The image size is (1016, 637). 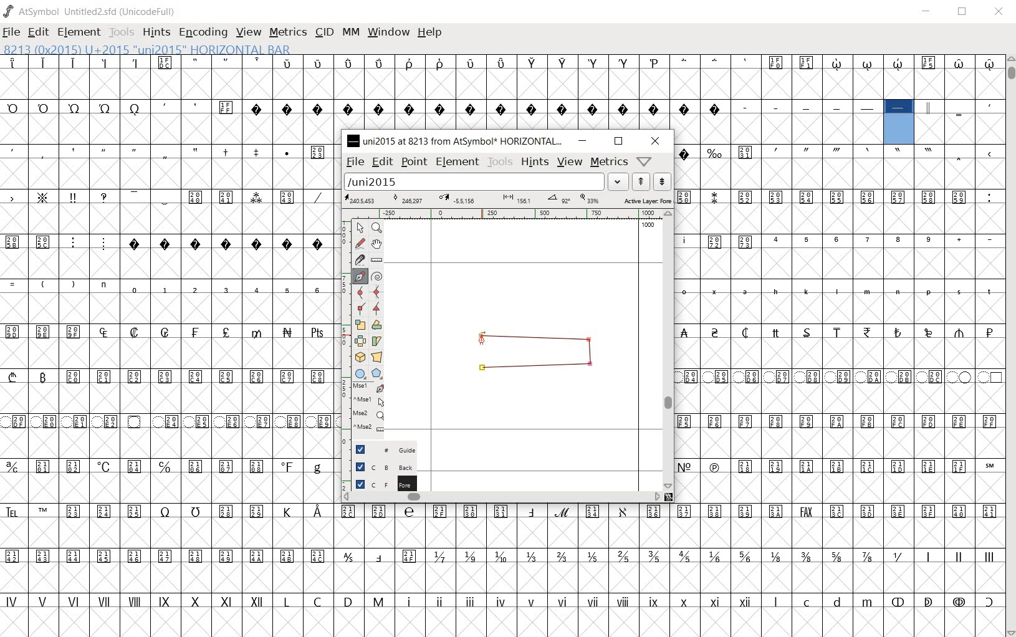 I want to click on HELP, so click(x=431, y=32).